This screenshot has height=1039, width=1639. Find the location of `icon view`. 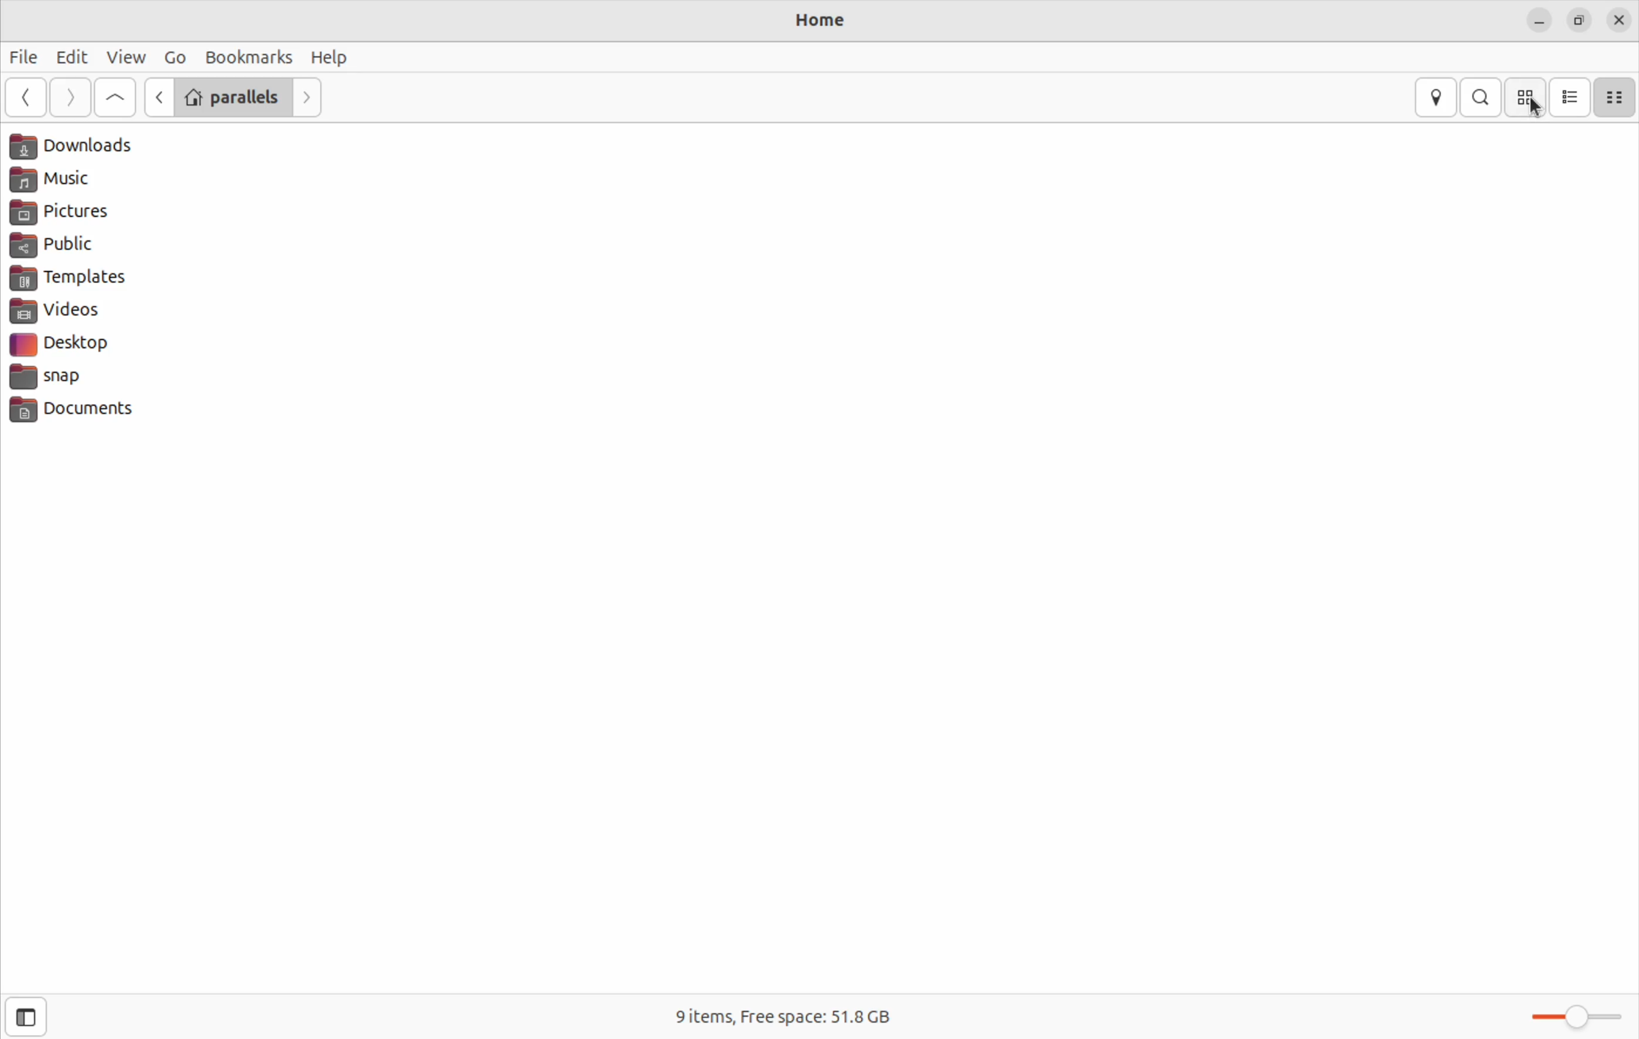

icon view is located at coordinates (1527, 97).